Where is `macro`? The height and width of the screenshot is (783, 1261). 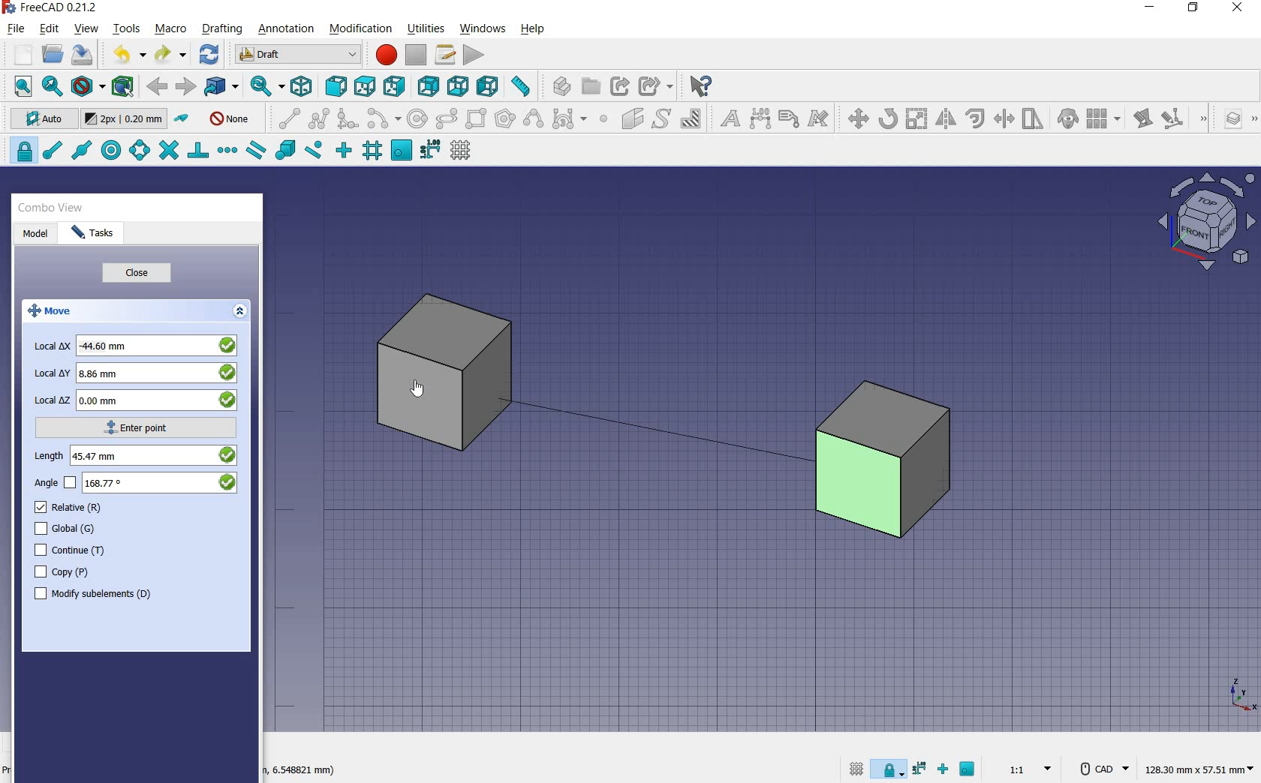
macro is located at coordinates (170, 30).